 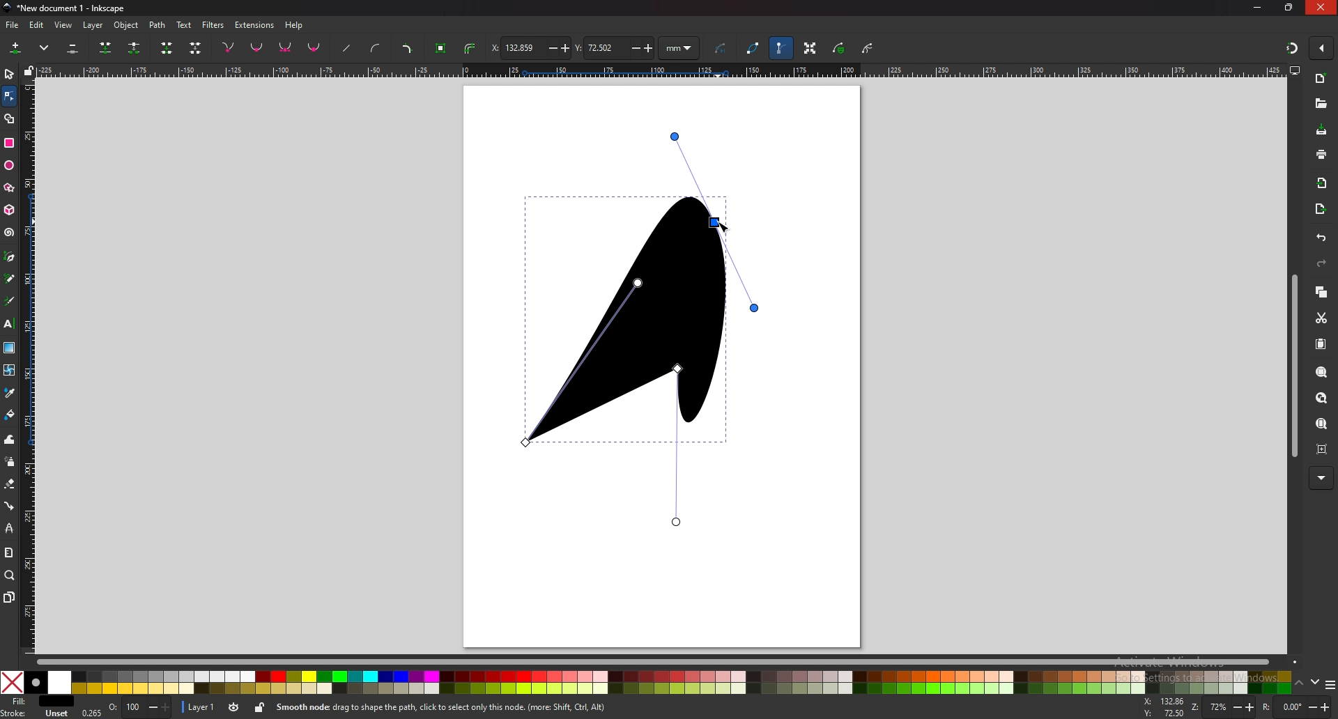 I want to click on rectangle, so click(x=9, y=143).